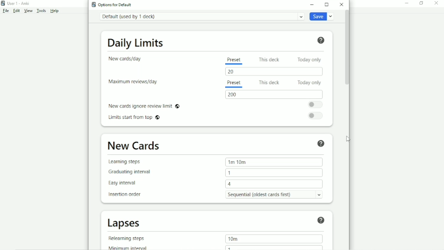  I want to click on Help, so click(322, 220).